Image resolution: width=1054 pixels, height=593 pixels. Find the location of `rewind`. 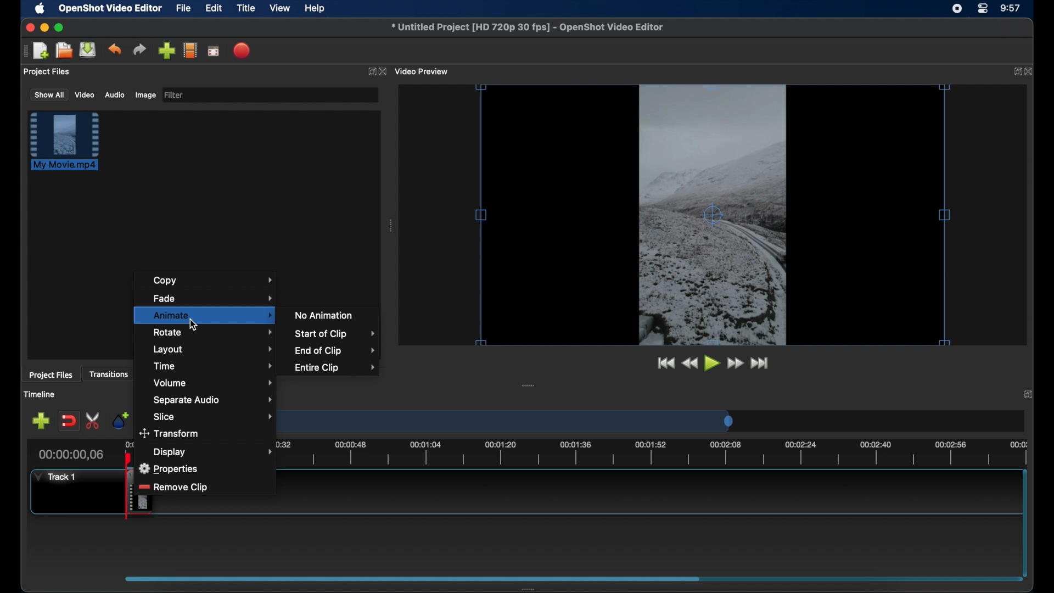

rewind is located at coordinates (689, 363).